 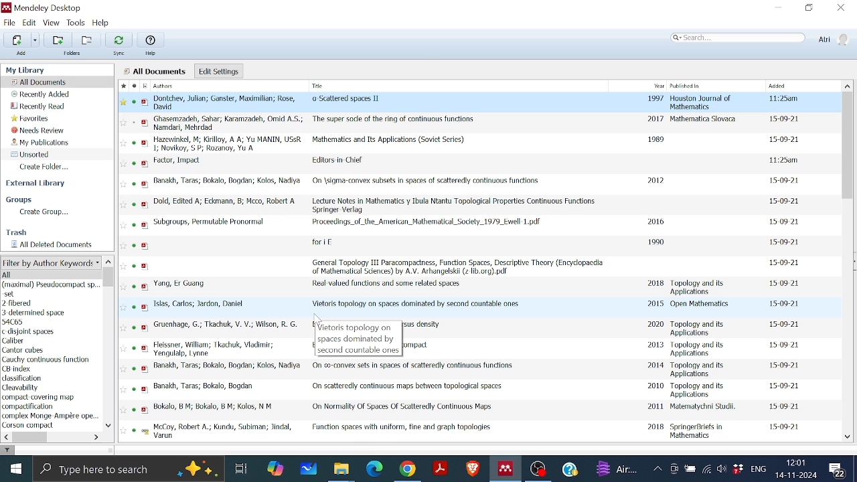 What do you see at coordinates (653, 407) in the screenshot?
I see `2011` at bounding box center [653, 407].